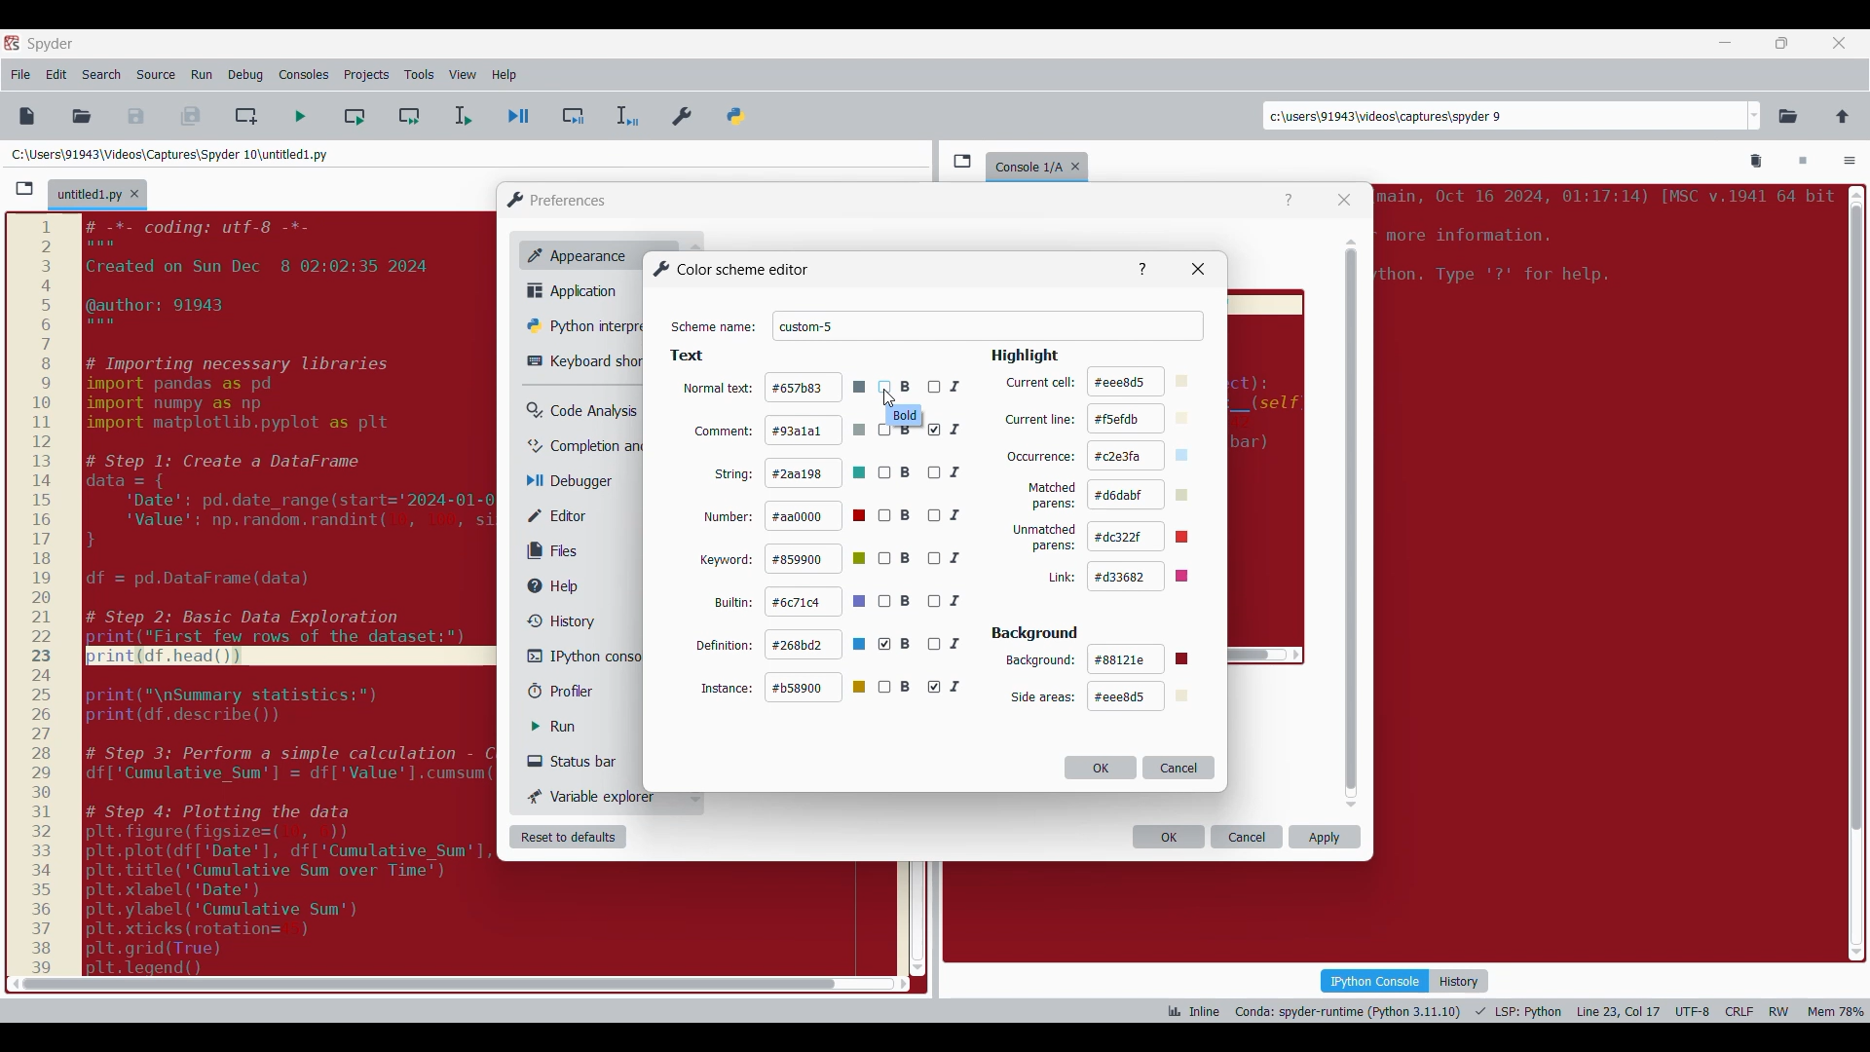 This screenshot has height=1052, width=1870. Describe the element at coordinates (725, 644) in the screenshot. I see `definition` at that location.